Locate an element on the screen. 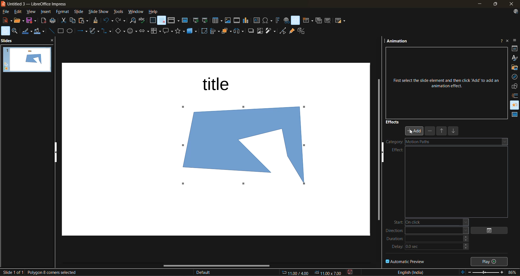  more options is located at coordinates (504, 49).